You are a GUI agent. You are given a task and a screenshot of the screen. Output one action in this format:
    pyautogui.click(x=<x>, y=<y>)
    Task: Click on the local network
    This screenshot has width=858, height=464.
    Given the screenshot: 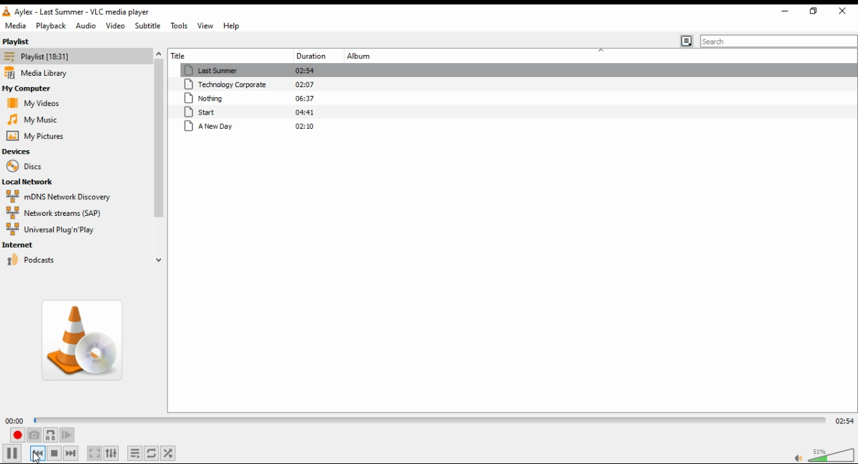 What is the action you would take?
    pyautogui.click(x=34, y=182)
    